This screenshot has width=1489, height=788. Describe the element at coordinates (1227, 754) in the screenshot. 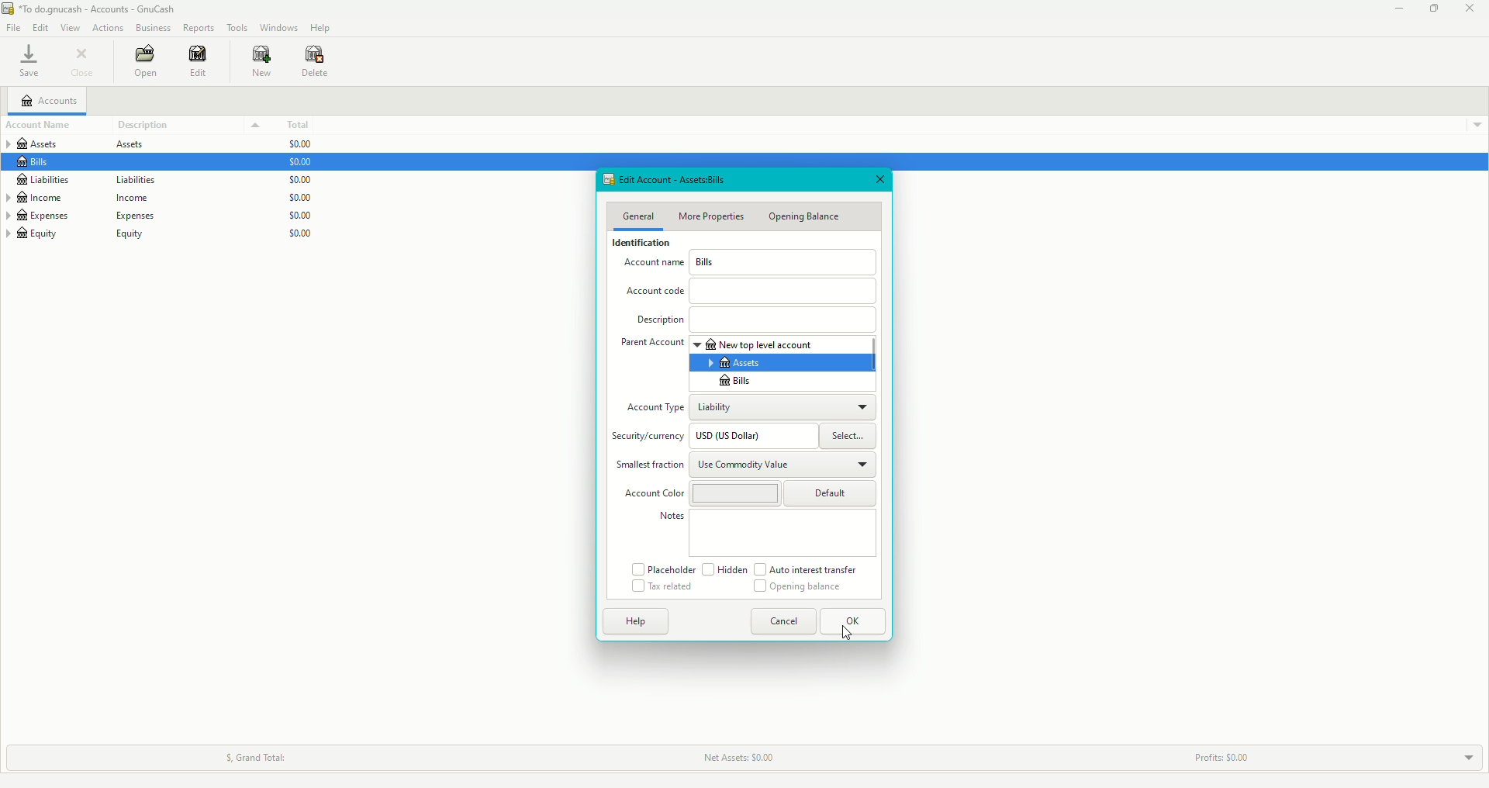

I see `Profits` at that location.